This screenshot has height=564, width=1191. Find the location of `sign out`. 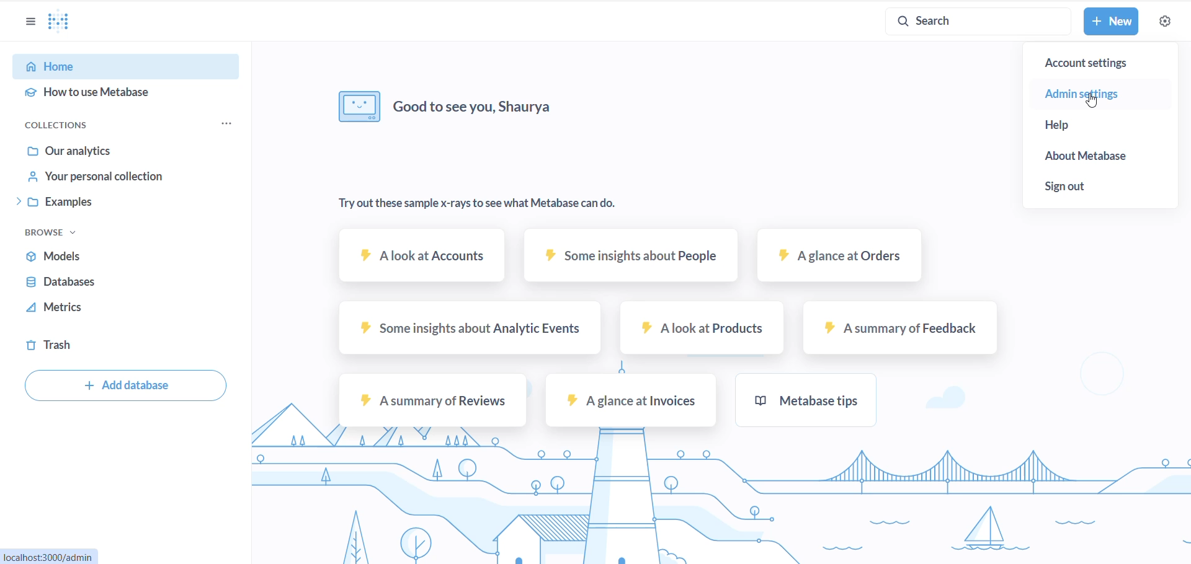

sign out is located at coordinates (1087, 185).